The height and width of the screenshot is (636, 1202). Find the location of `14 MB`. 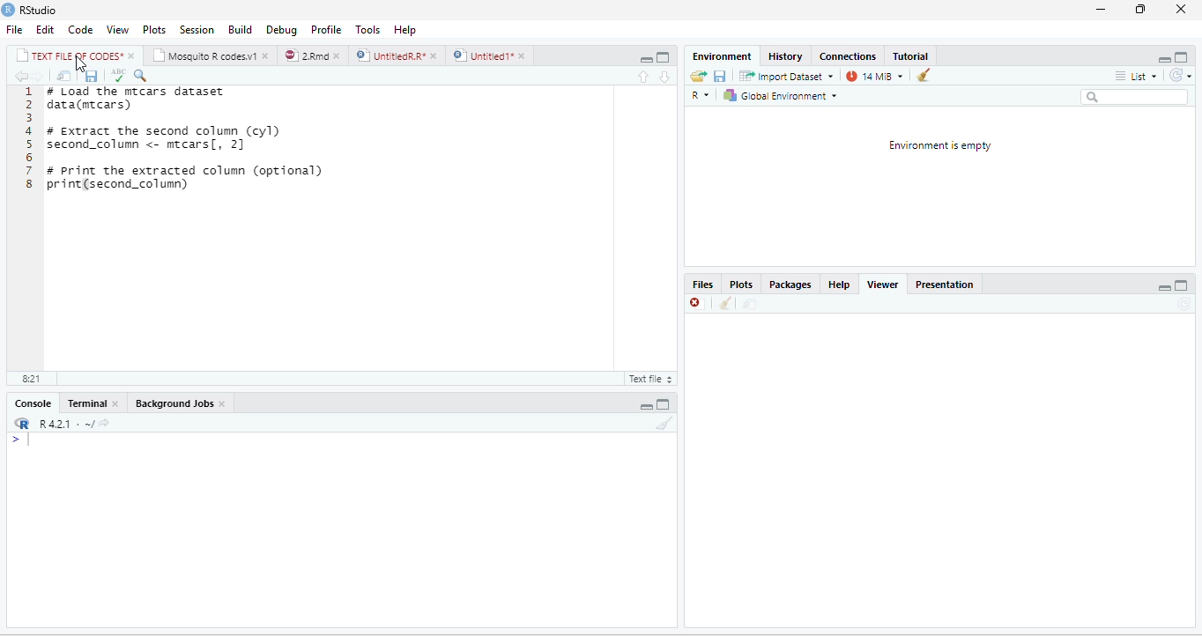

14 MB is located at coordinates (875, 76).